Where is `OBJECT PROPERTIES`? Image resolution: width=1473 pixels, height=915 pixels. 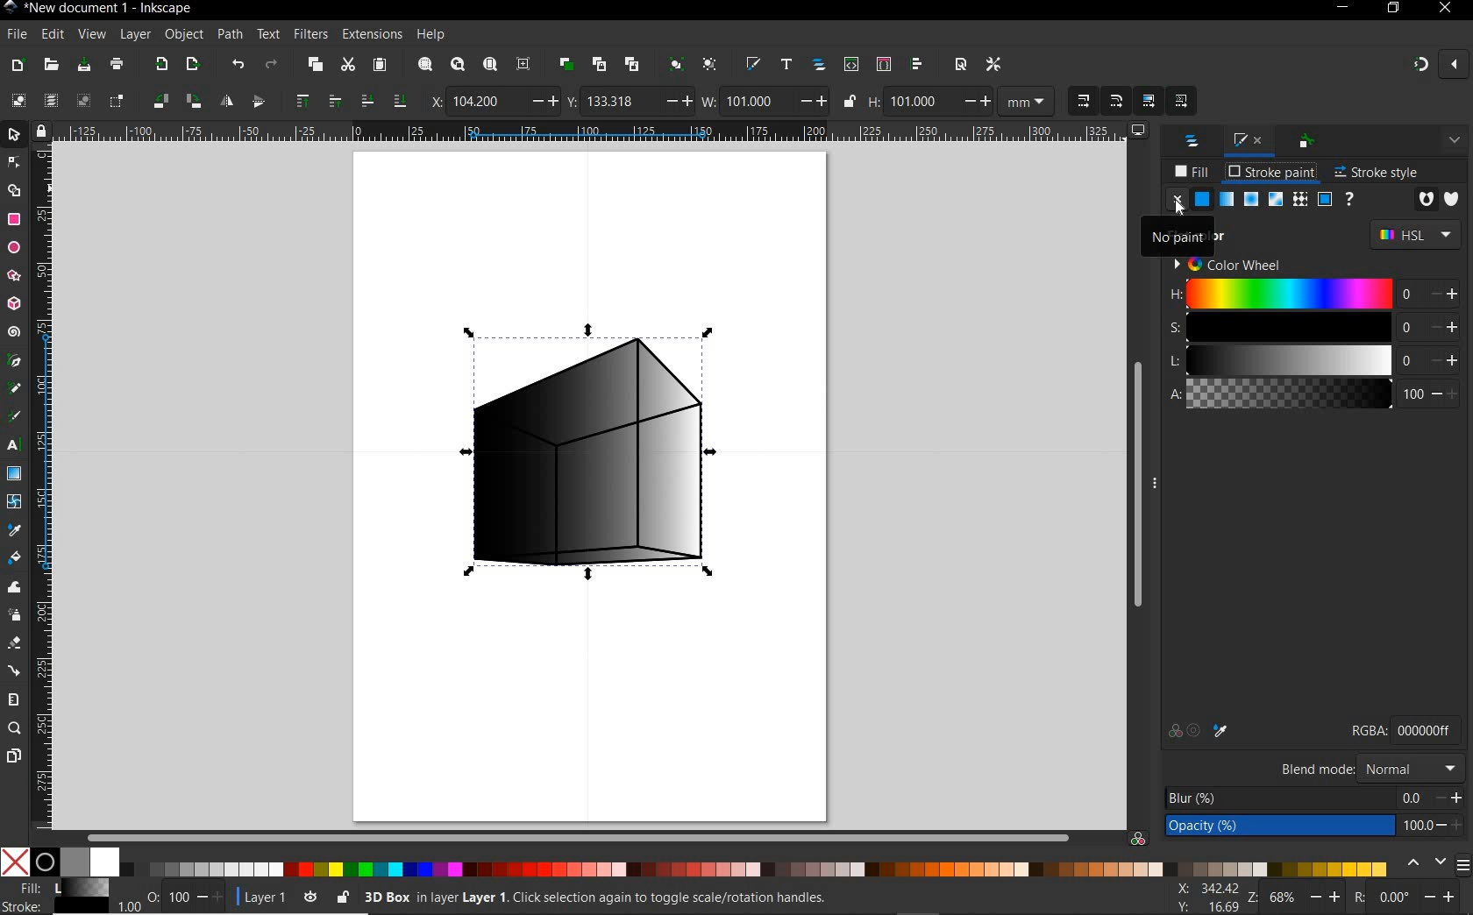
OBJECT PROPERTIES is located at coordinates (1308, 143).